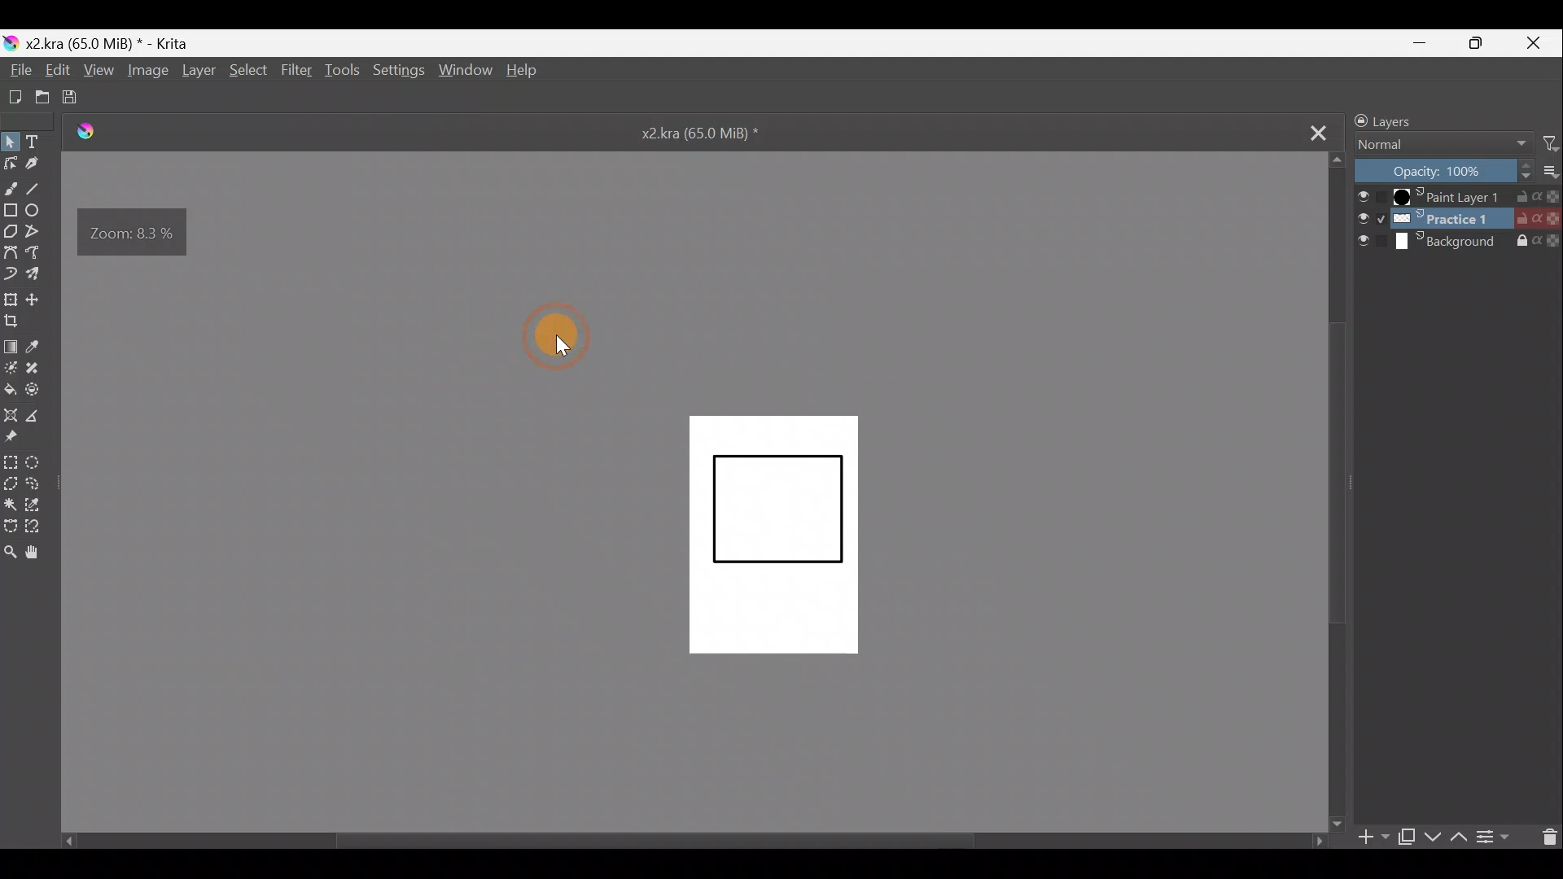 This screenshot has height=879, width=1563. What do you see at coordinates (1458, 197) in the screenshot?
I see `Layer 1` at bounding box center [1458, 197].